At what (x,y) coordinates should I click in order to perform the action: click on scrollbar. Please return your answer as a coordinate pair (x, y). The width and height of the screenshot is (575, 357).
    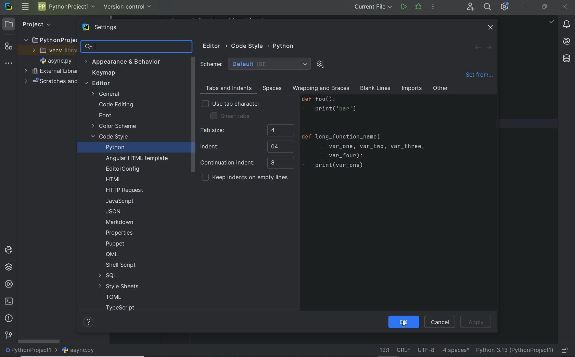
    Looking at the image, I should click on (39, 341).